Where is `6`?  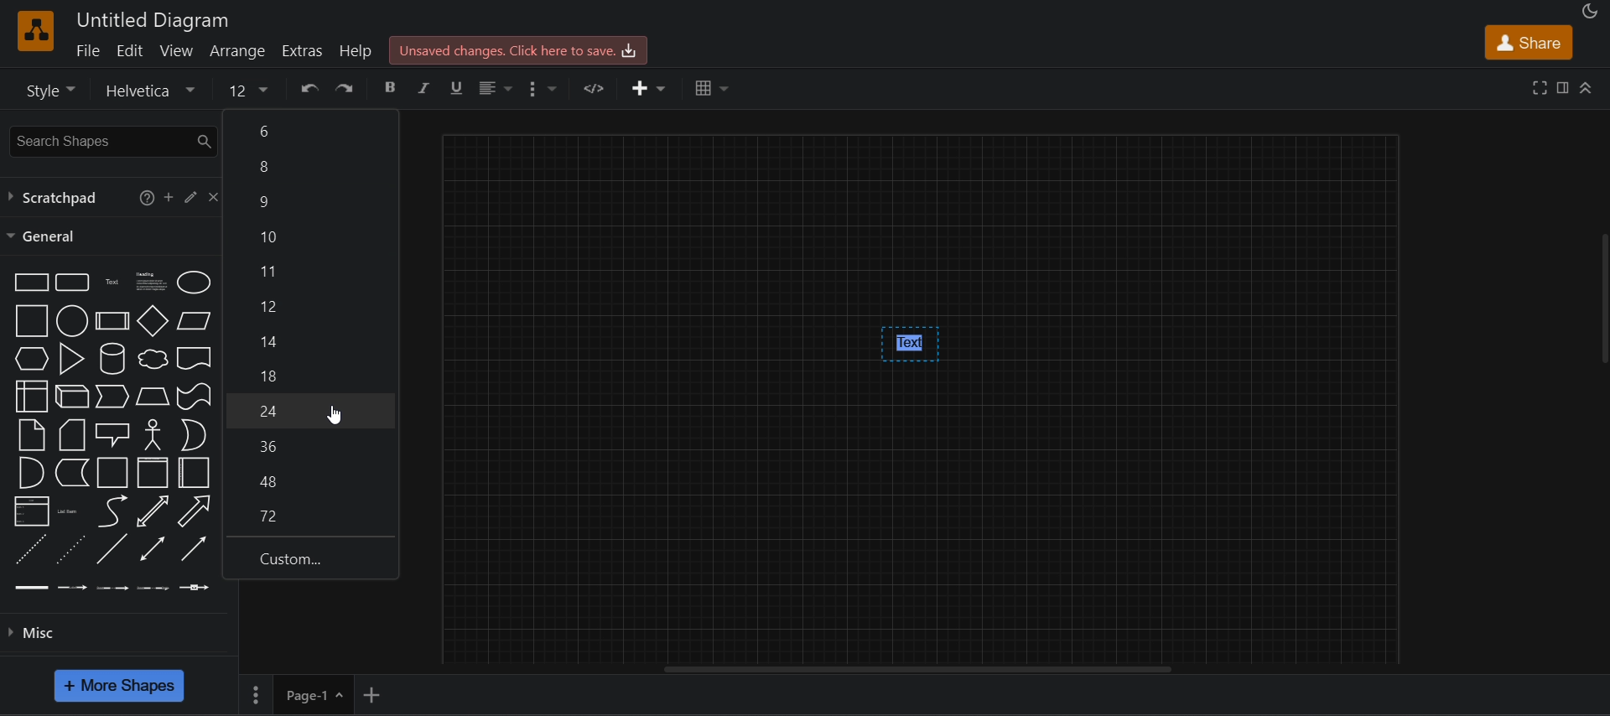 6 is located at coordinates (310, 131).